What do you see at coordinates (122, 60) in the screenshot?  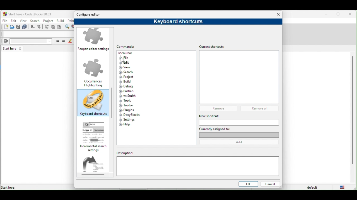 I see `cursor` at bounding box center [122, 60].